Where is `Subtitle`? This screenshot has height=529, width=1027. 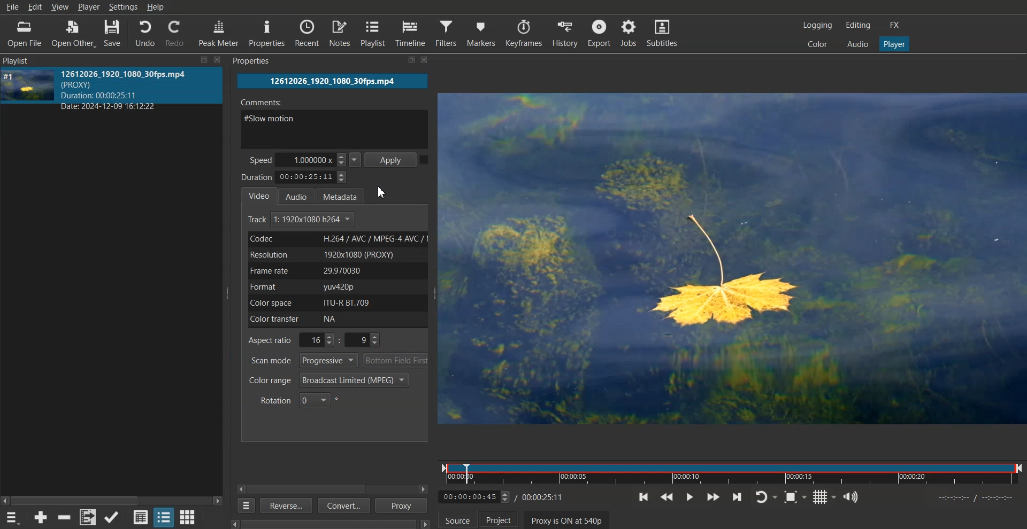
Subtitle is located at coordinates (665, 33).